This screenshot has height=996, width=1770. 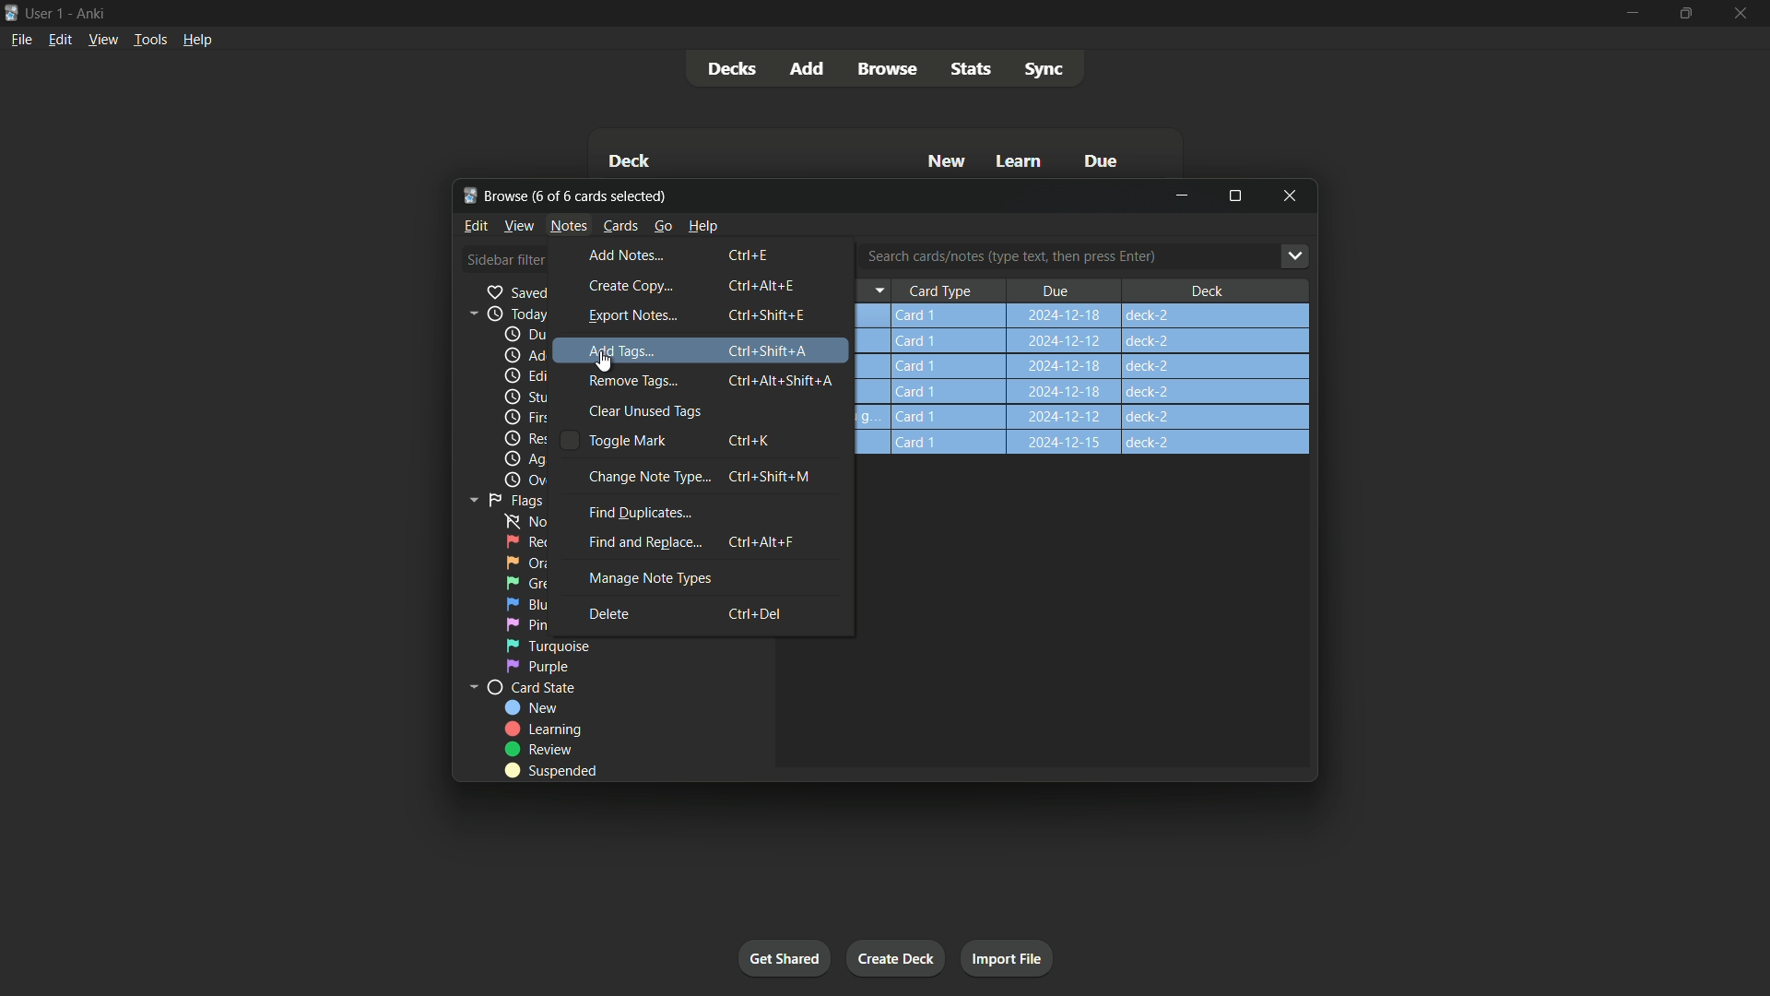 What do you see at coordinates (602, 196) in the screenshot?
I see `One of six cards selected` at bounding box center [602, 196].